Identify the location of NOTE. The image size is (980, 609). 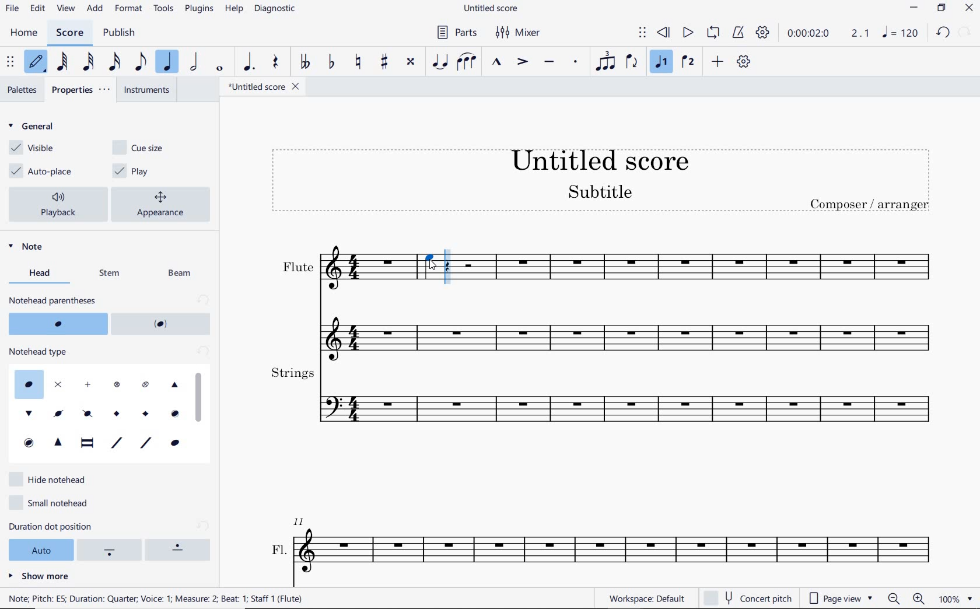
(36, 250).